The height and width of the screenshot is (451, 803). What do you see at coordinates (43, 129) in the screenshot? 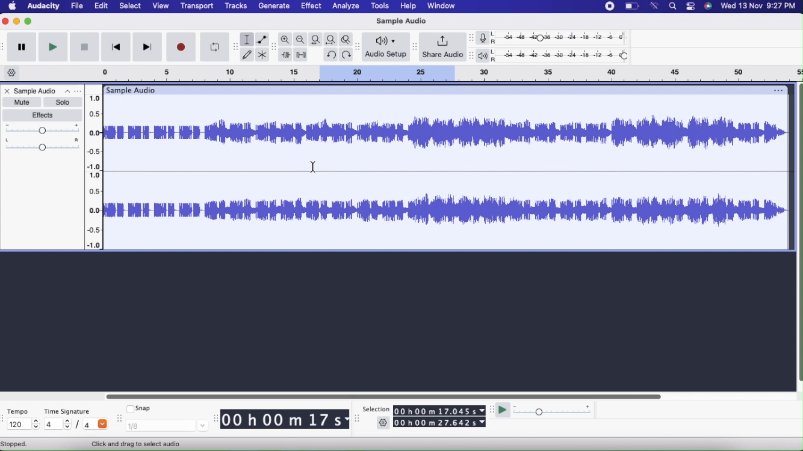
I see `Gain Slider` at bounding box center [43, 129].